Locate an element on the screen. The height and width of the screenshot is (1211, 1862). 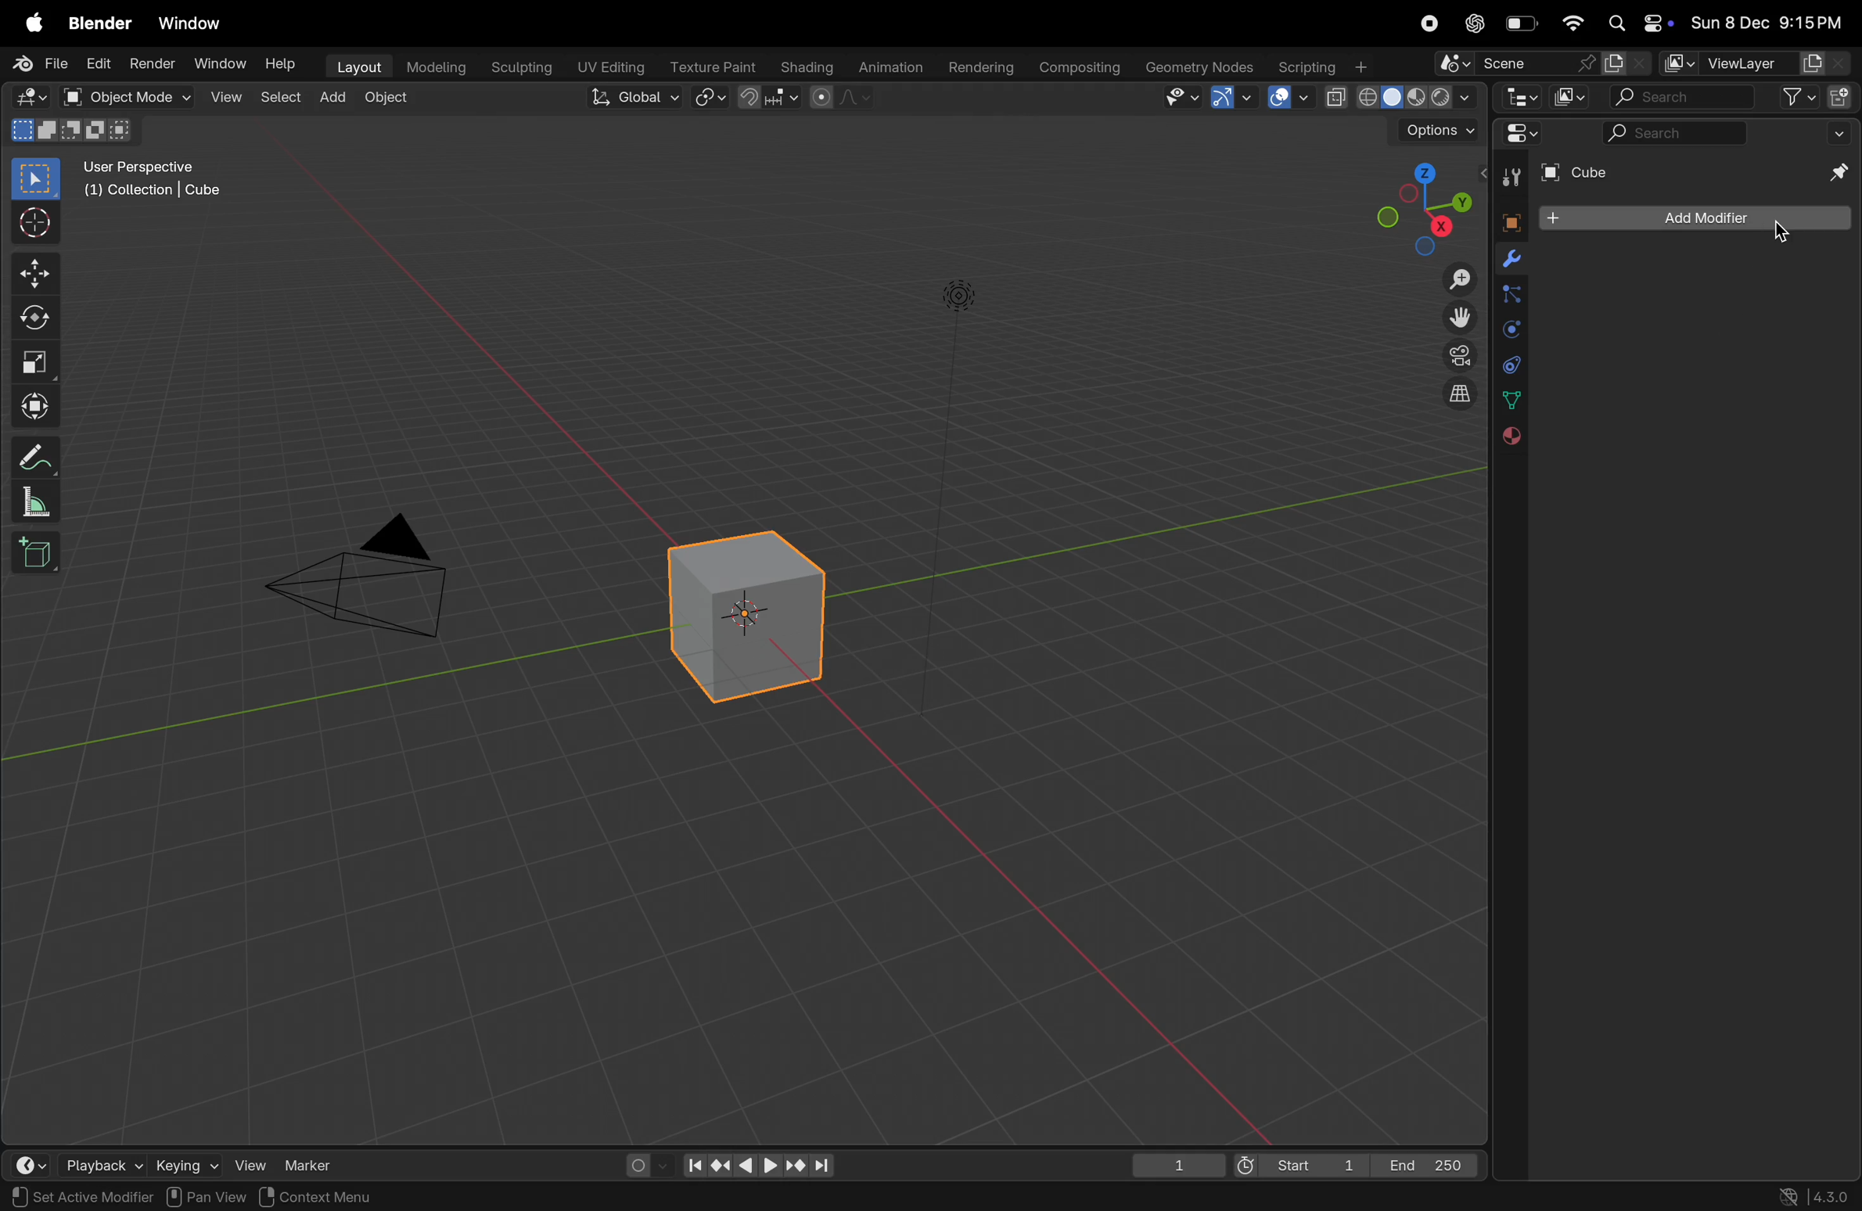
1 is located at coordinates (1179, 1165).